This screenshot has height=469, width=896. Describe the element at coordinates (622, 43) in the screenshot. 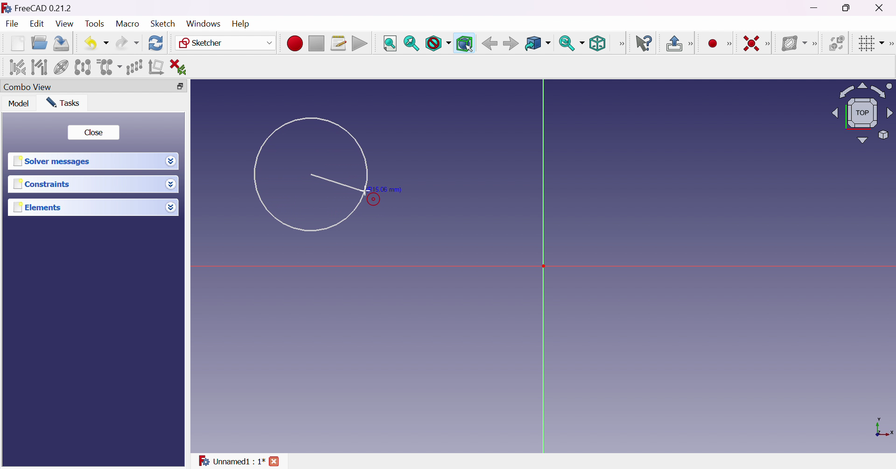

I see `View` at that location.